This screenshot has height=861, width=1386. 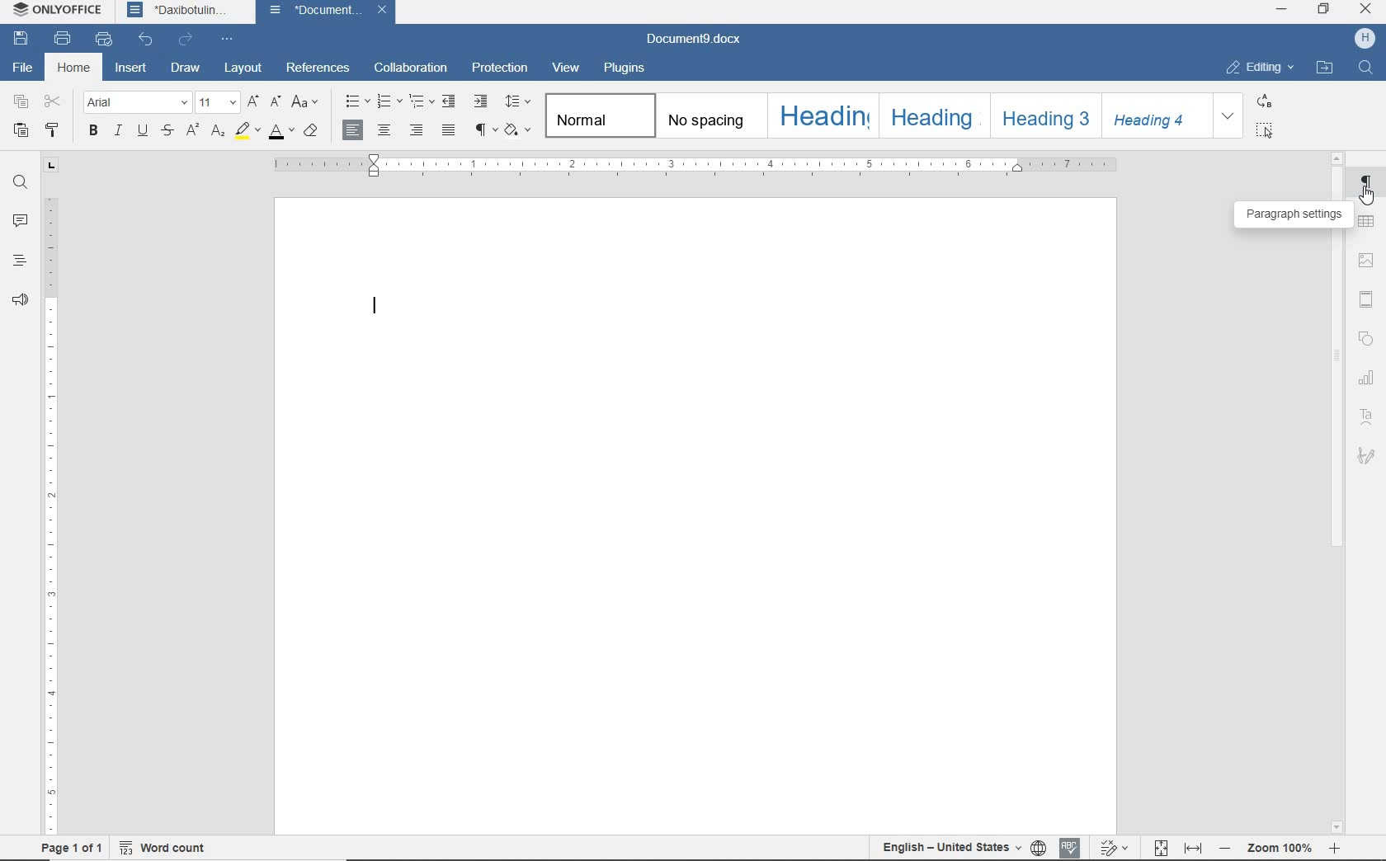 I want to click on nonprinting characters, so click(x=485, y=132).